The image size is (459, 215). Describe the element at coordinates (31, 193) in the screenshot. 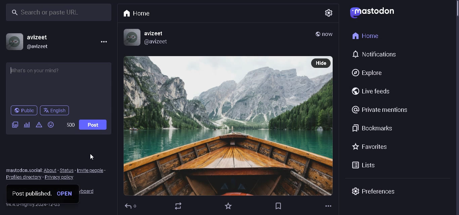

I see `post published` at that location.